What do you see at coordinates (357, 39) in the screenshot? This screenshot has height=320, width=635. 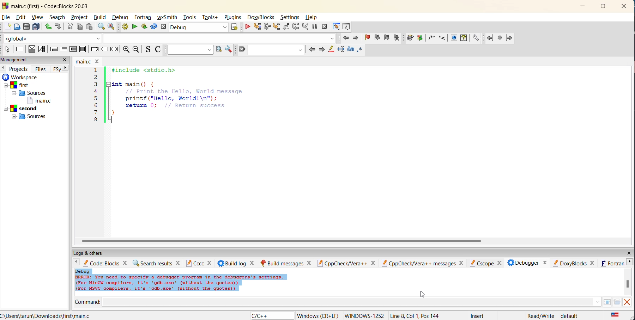 I see `jump forward` at bounding box center [357, 39].